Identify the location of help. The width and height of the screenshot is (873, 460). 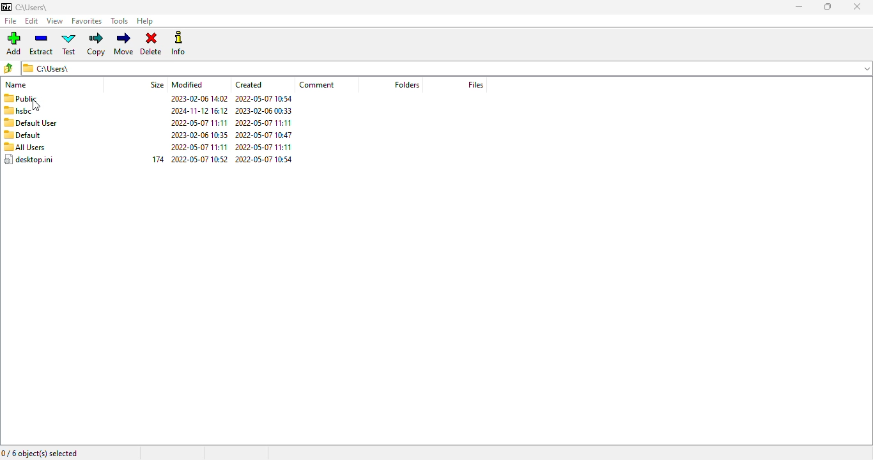
(145, 21).